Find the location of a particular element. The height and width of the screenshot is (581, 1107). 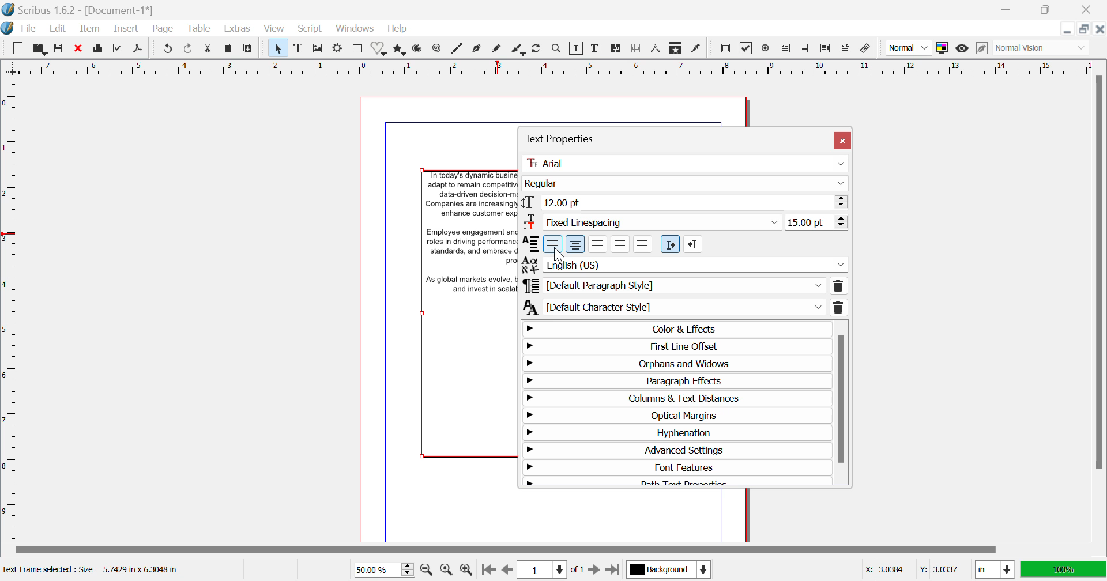

Font Style is located at coordinates (684, 184).